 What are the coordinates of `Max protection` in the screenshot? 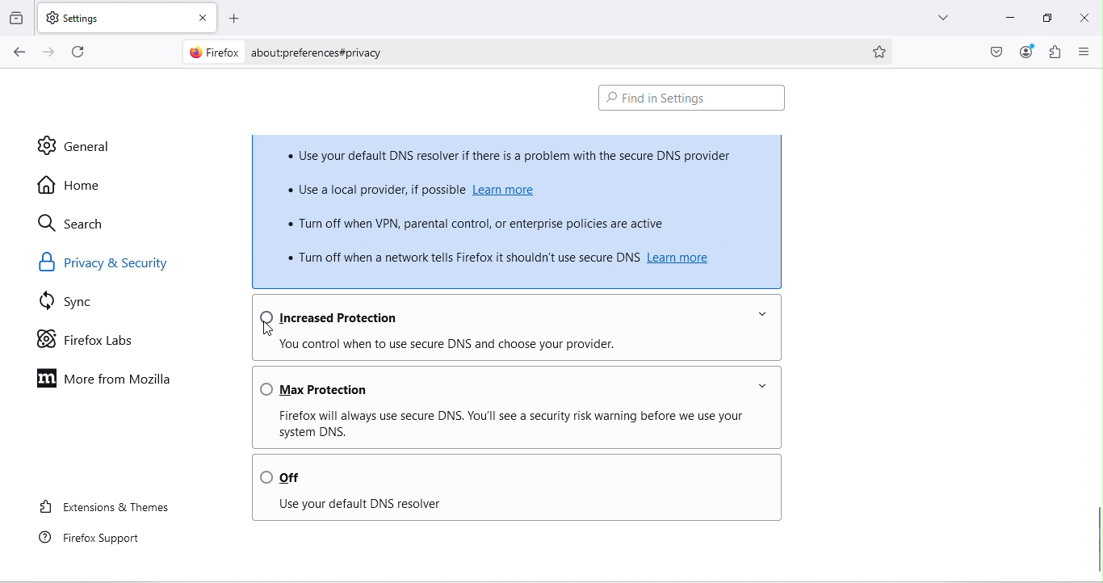 It's located at (515, 384).